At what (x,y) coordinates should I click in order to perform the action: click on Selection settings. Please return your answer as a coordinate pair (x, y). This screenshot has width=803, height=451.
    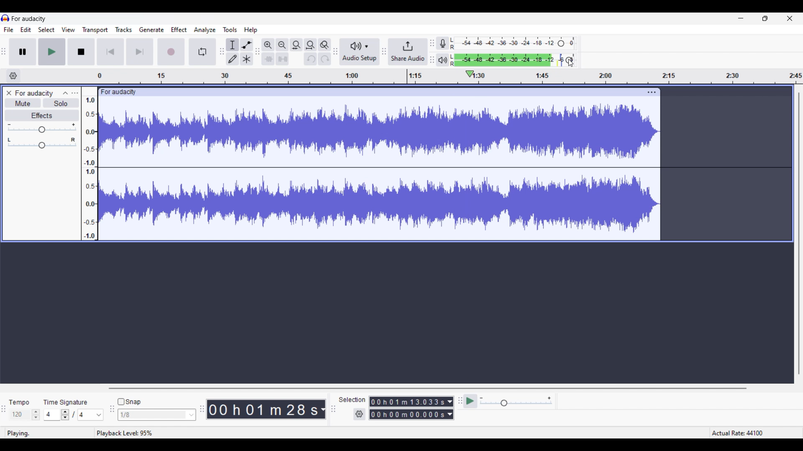
    Looking at the image, I should click on (359, 414).